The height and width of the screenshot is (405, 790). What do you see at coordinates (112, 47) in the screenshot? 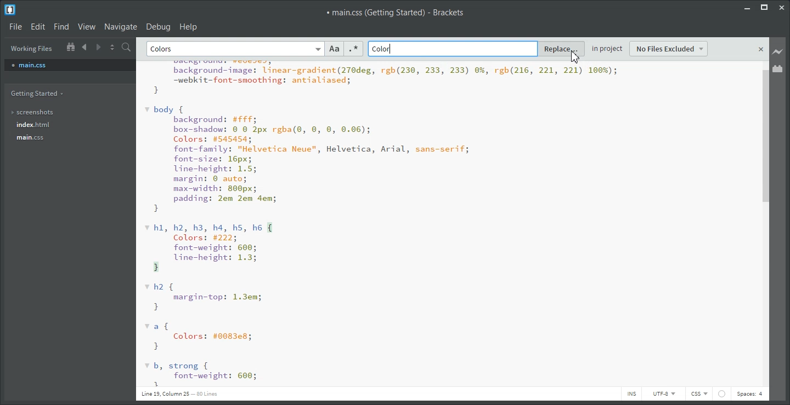
I see `Split the editor vertically and horizontally` at bounding box center [112, 47].